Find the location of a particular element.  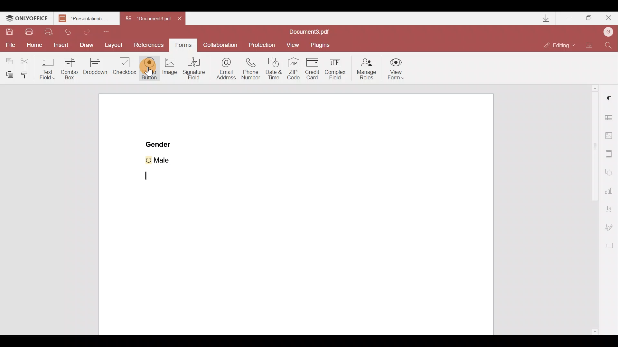

View is located at coordinates (296, 44).